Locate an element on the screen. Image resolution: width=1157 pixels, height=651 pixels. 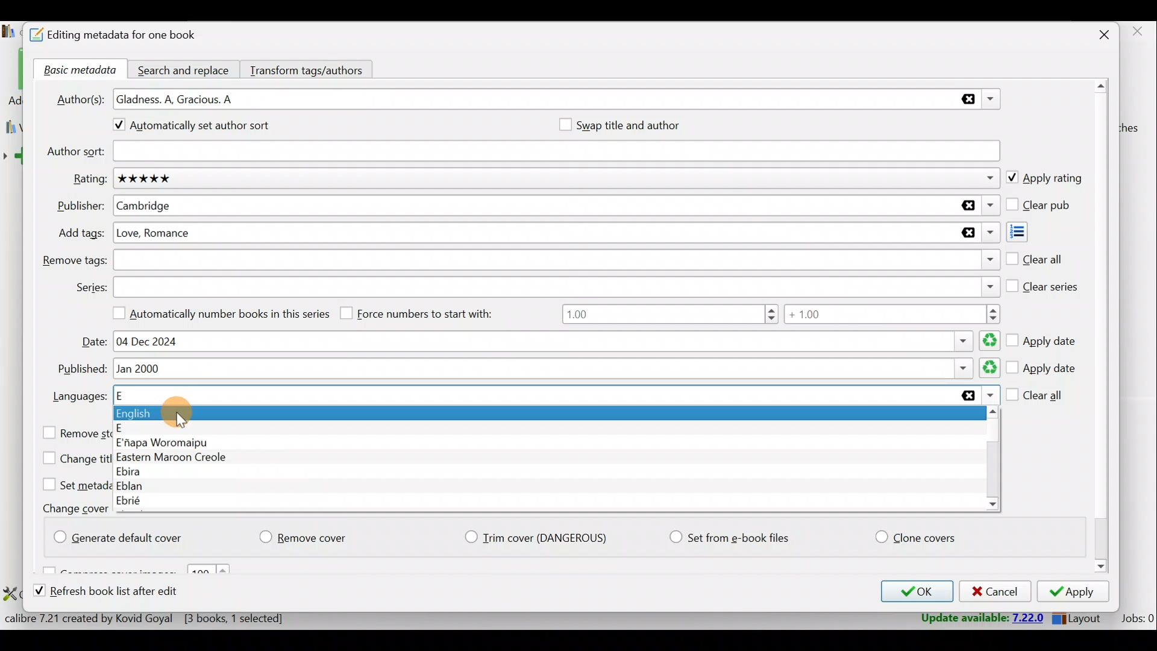
Remove cover is located at coordinates (310, 535).